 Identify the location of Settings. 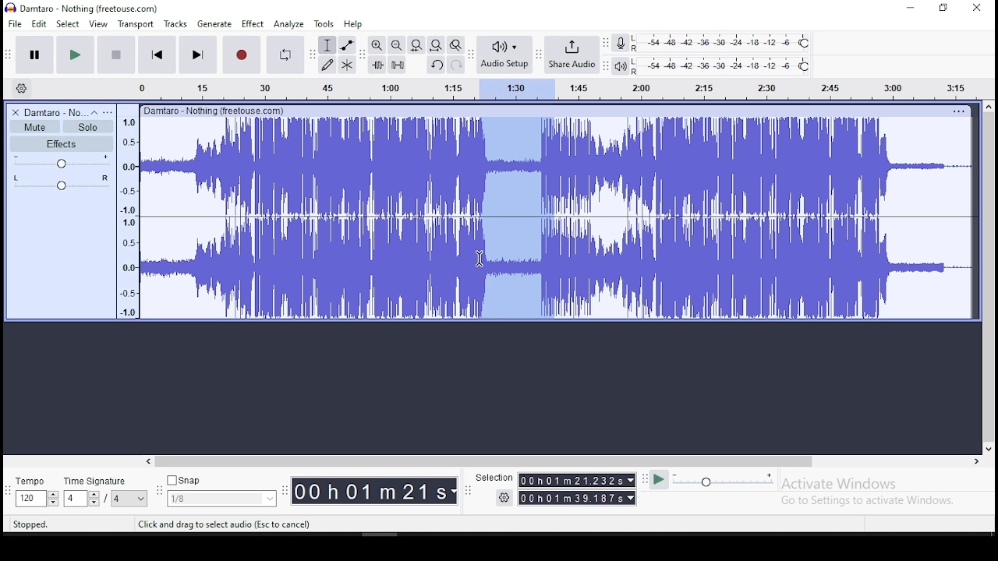
(505, 497).